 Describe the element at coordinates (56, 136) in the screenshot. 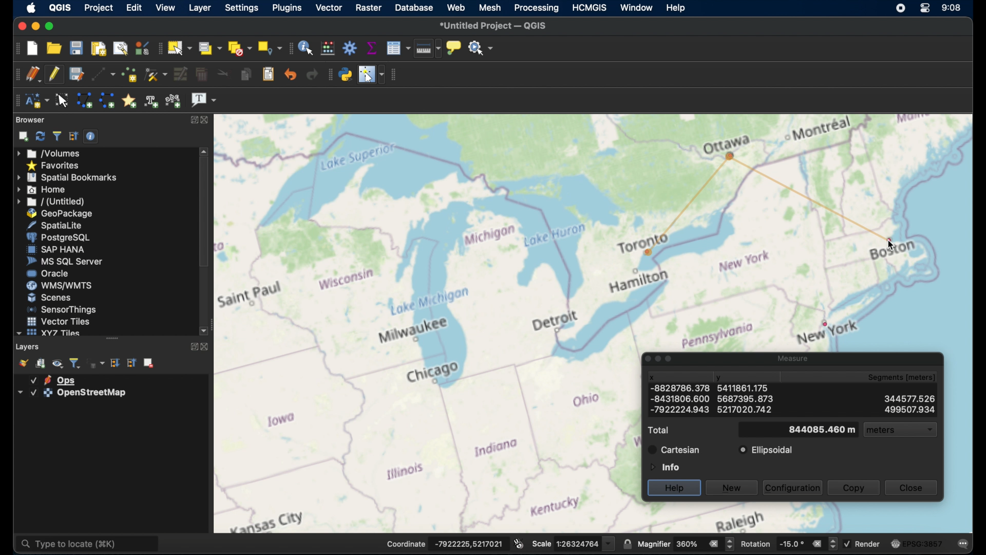

I see `filter browser` at that location.